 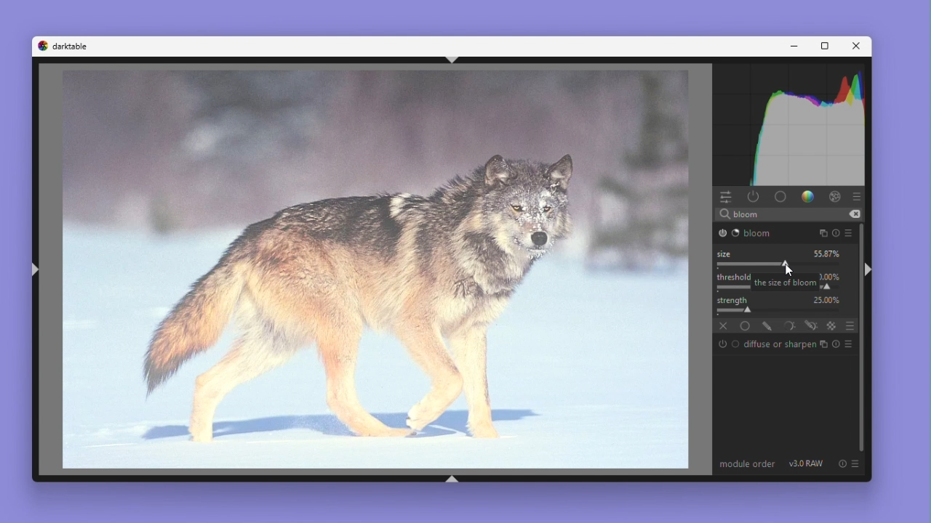 I want to click on Raster  mask, so click(x=833, y=326).